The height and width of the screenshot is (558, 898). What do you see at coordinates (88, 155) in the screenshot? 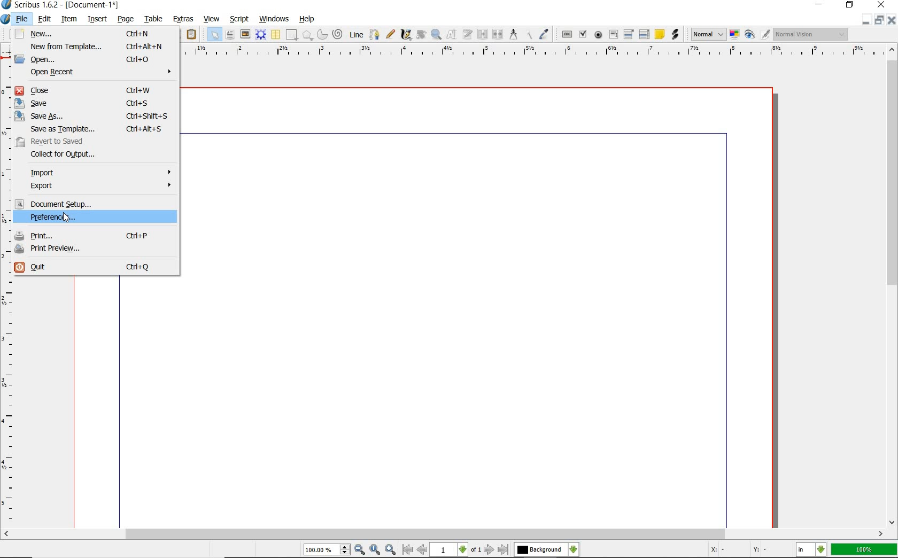
I see `COLLECT FOR OUTPUT` at bounding box center [88, 155].